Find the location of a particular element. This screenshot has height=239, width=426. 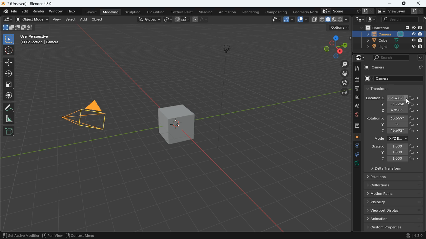

layout is located at coordinates (90, 12).